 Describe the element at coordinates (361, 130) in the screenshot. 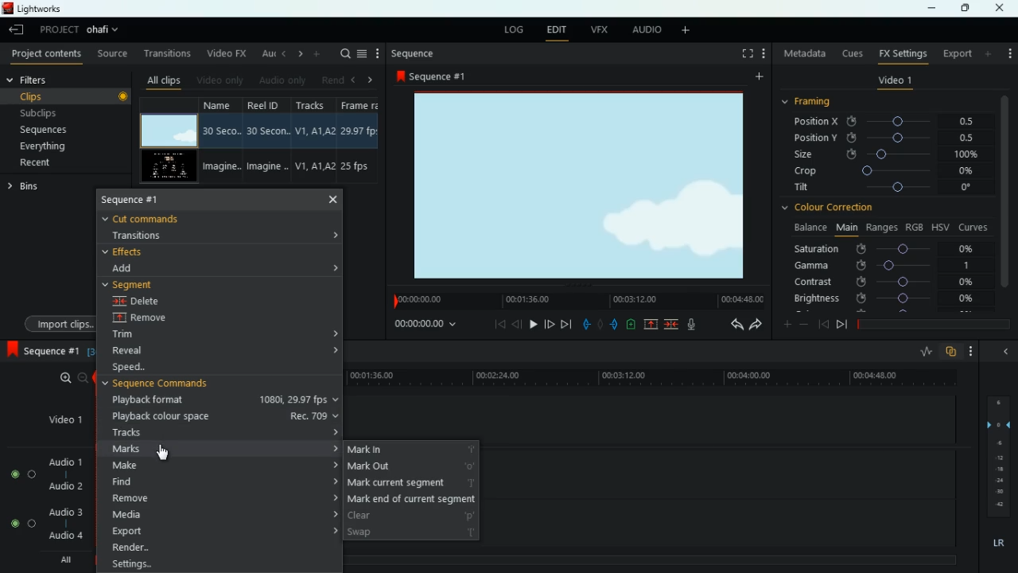

I see `29.97 fbs` at that location.